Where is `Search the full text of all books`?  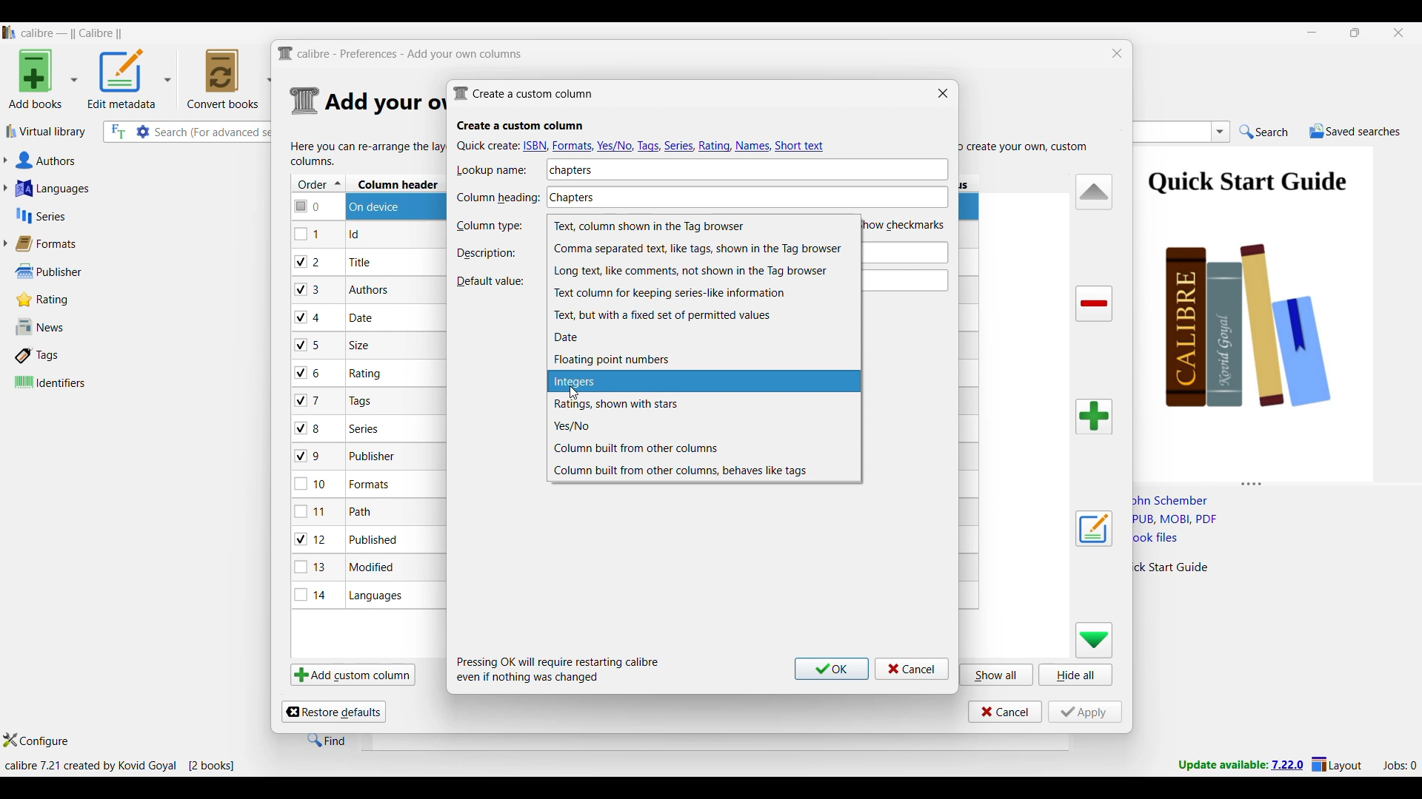 Search the full text of all books is located at coordinates (117, 132).